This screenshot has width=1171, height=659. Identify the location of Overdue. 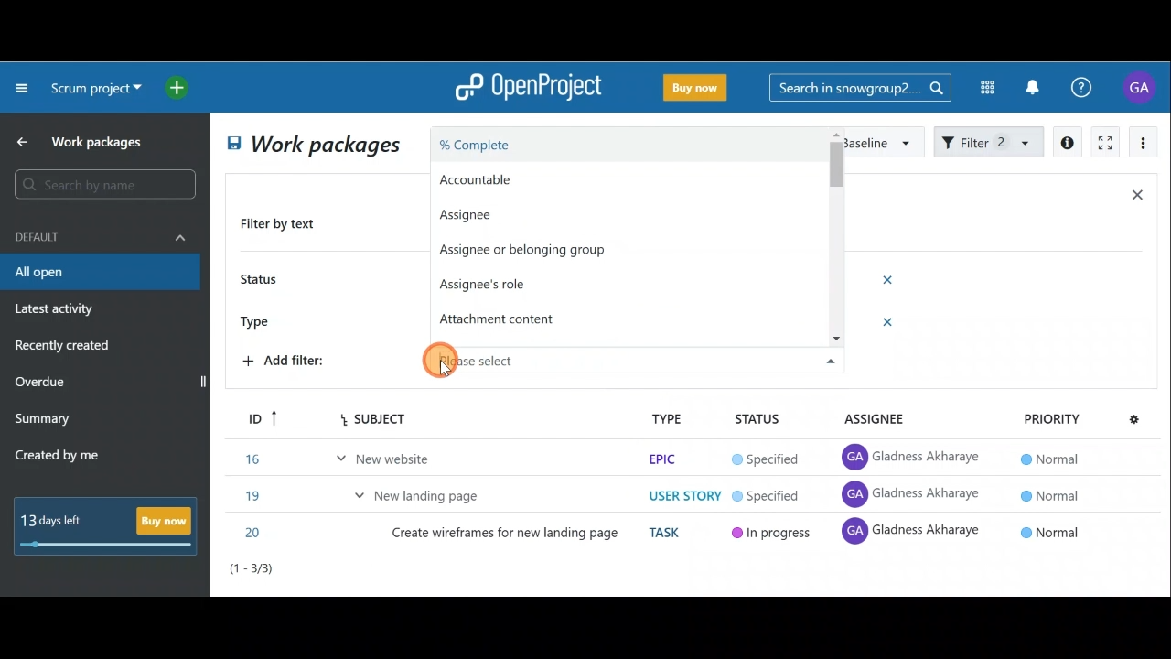
(42, 384).